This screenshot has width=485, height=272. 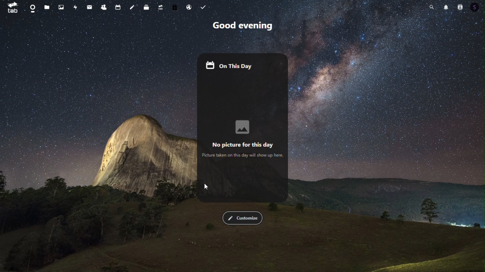 I want to click on On this day widget enabled, so click(x=230, y=62).